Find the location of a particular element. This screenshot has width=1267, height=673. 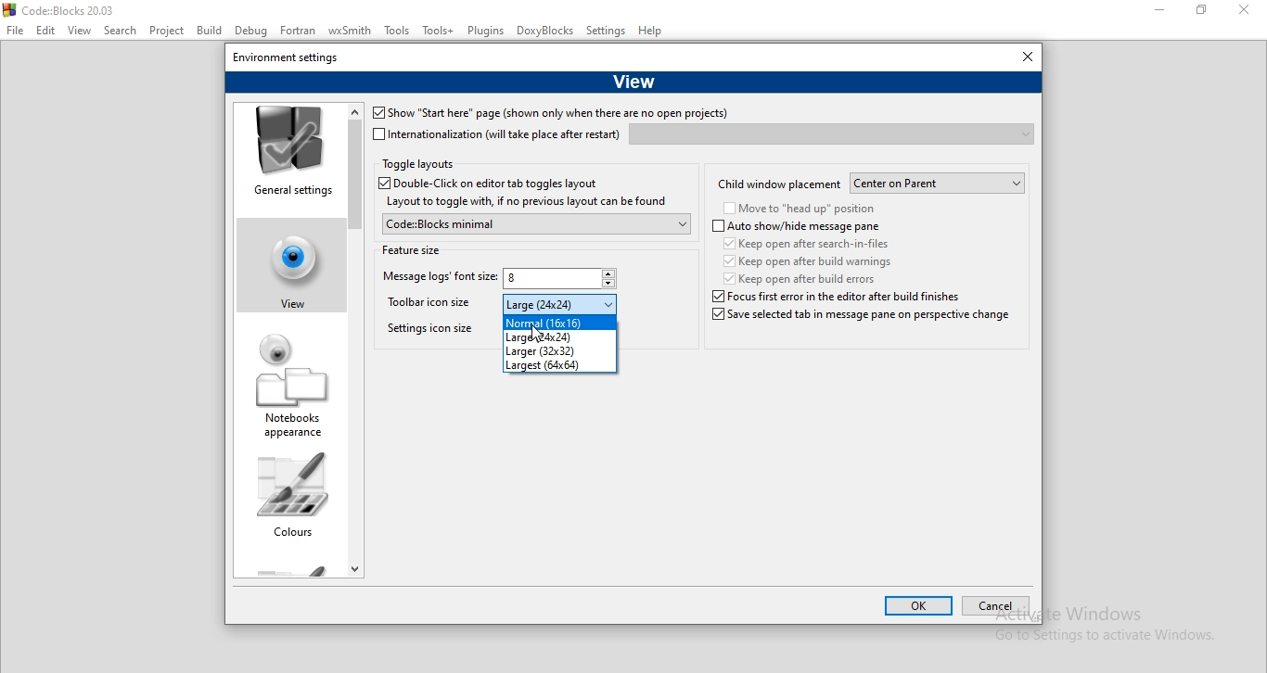

View is located at coordinates (80, 32).